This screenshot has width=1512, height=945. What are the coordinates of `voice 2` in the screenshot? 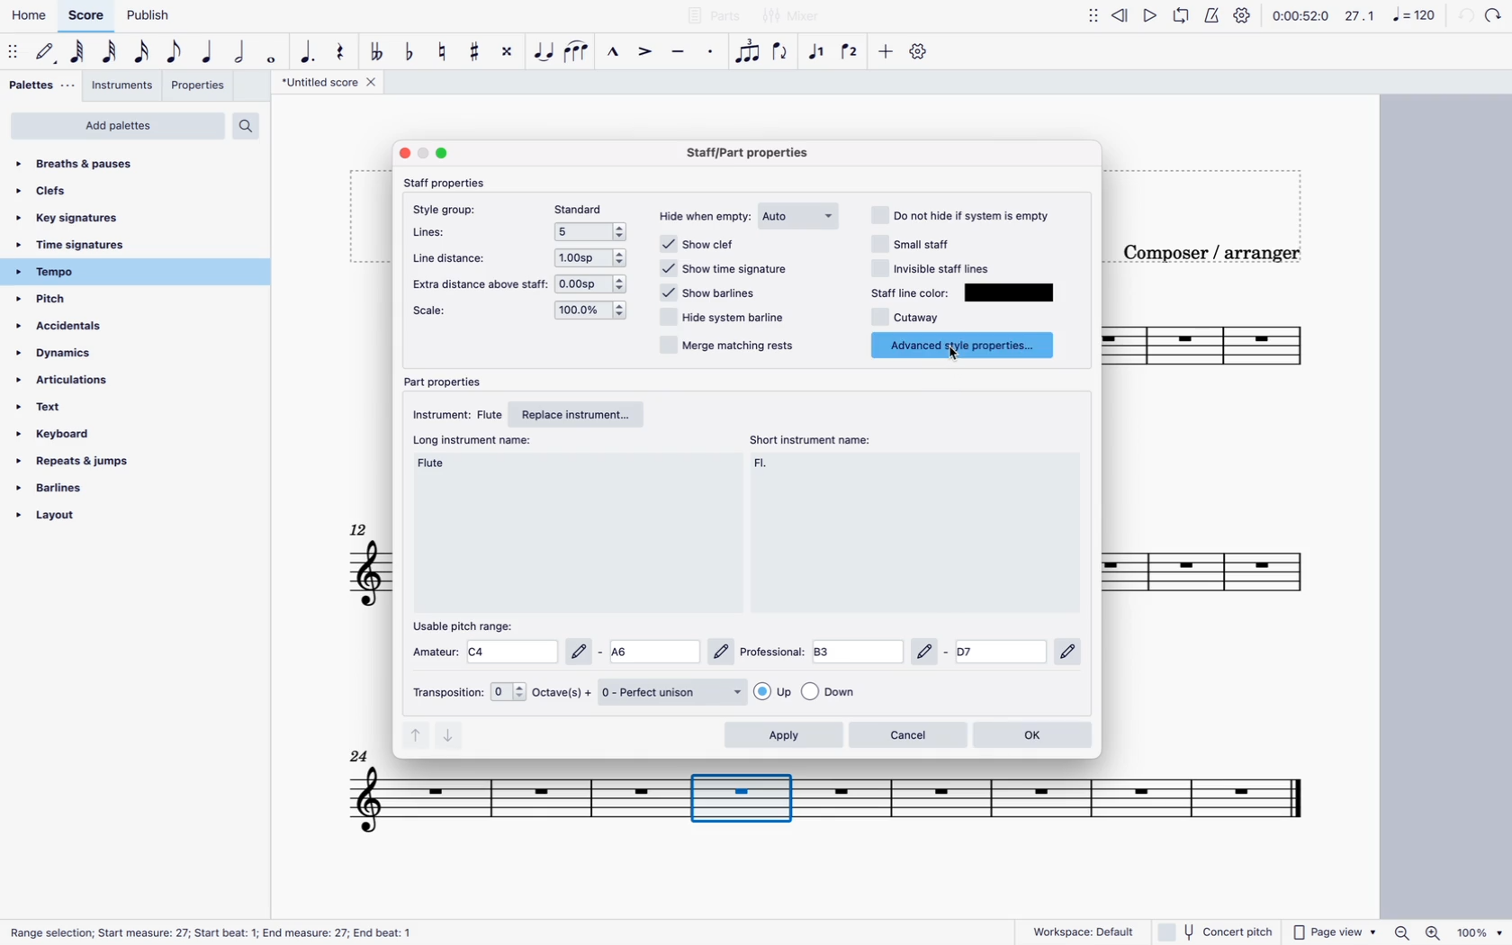 It's located at (857, 49).